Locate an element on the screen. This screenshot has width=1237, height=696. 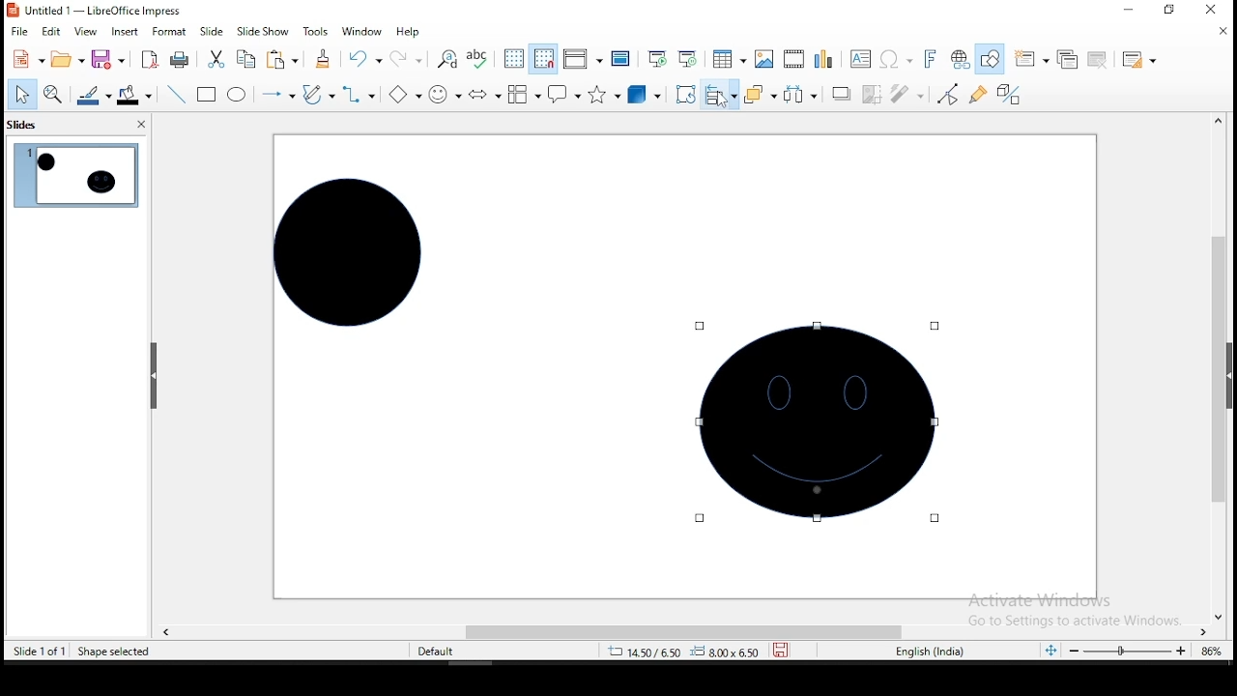
export as PDF is located at coordinates (148, 60).